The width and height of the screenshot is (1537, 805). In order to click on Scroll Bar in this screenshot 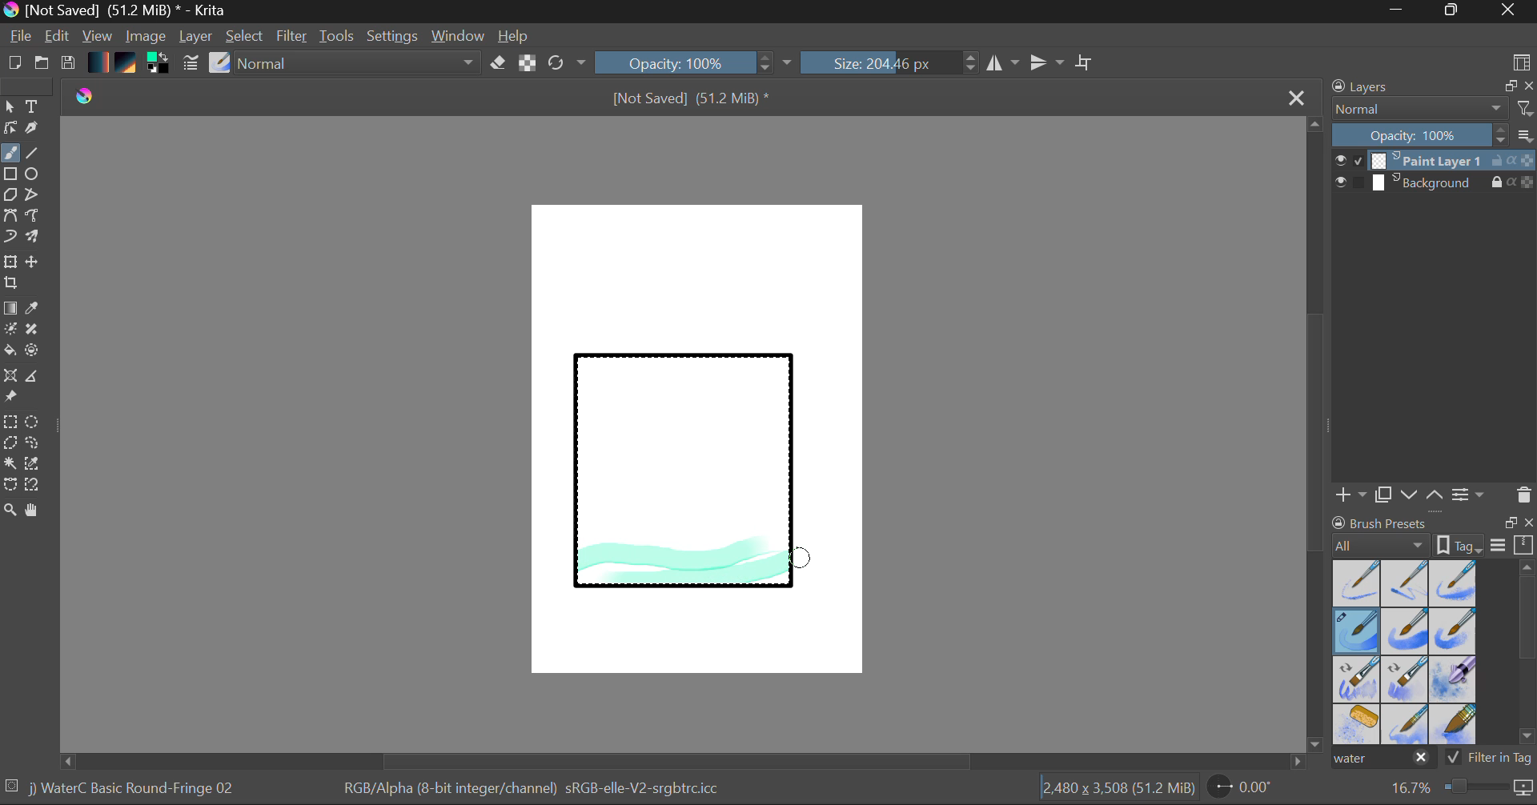, I will do `click(1316, 436)`.